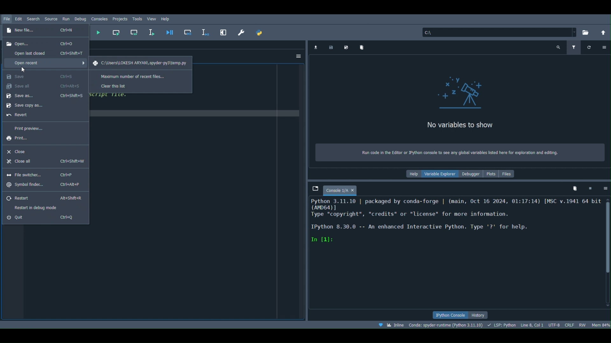  What do you see at coordinates (502, 325) in the screenshot?
I see `Completions, linting, code folding and symbols status` at bounding box center [502, 325].